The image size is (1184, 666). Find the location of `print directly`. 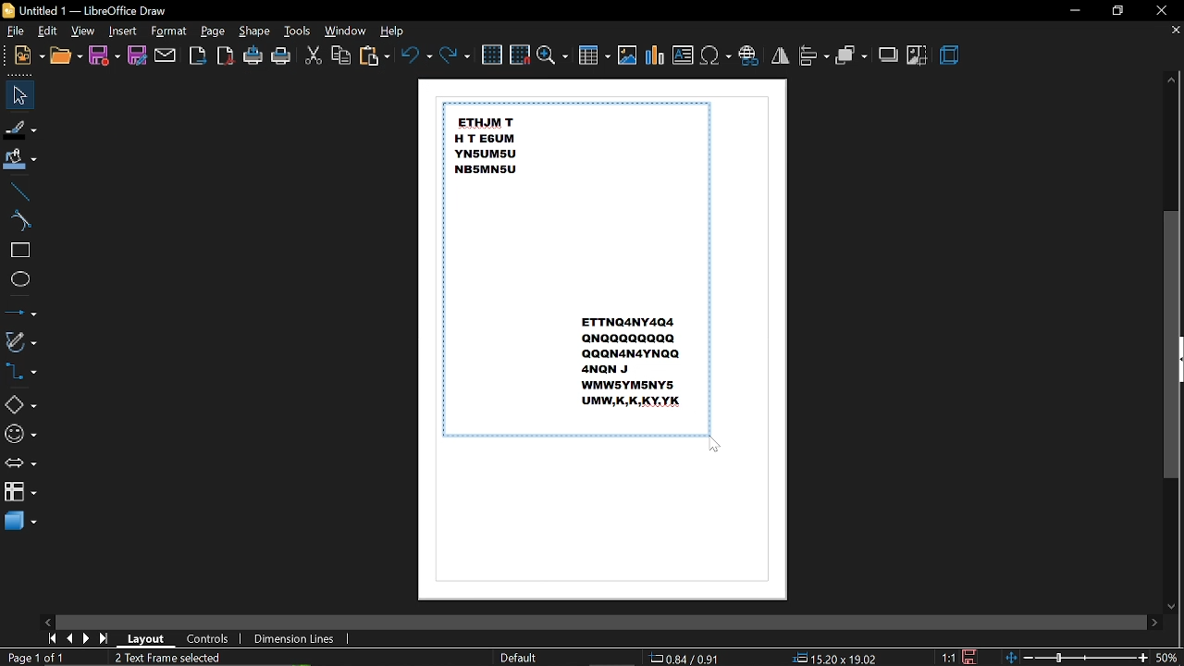

print directly is located at coordinates (253, 56).